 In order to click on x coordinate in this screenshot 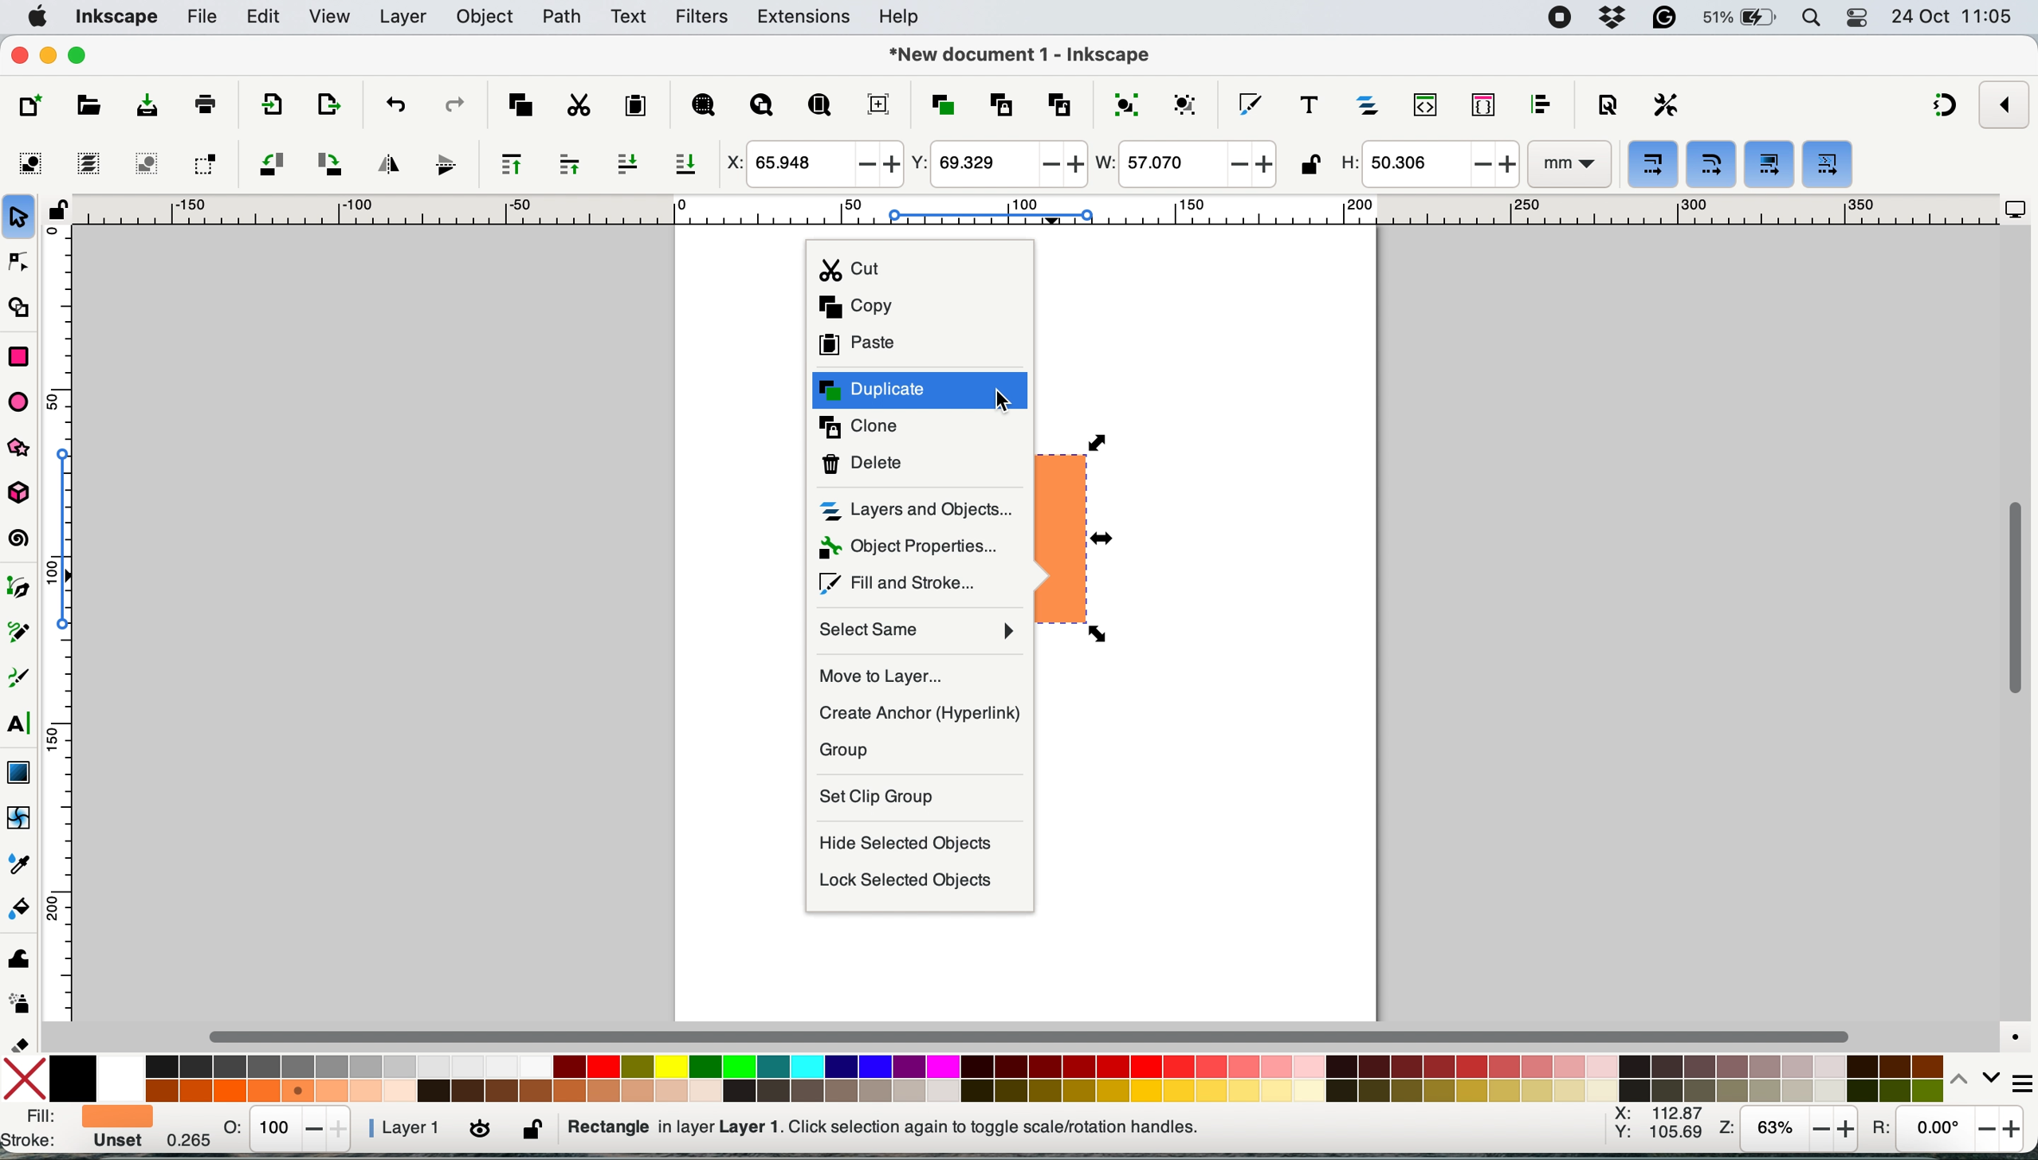, I will do `click(811, 165)`.